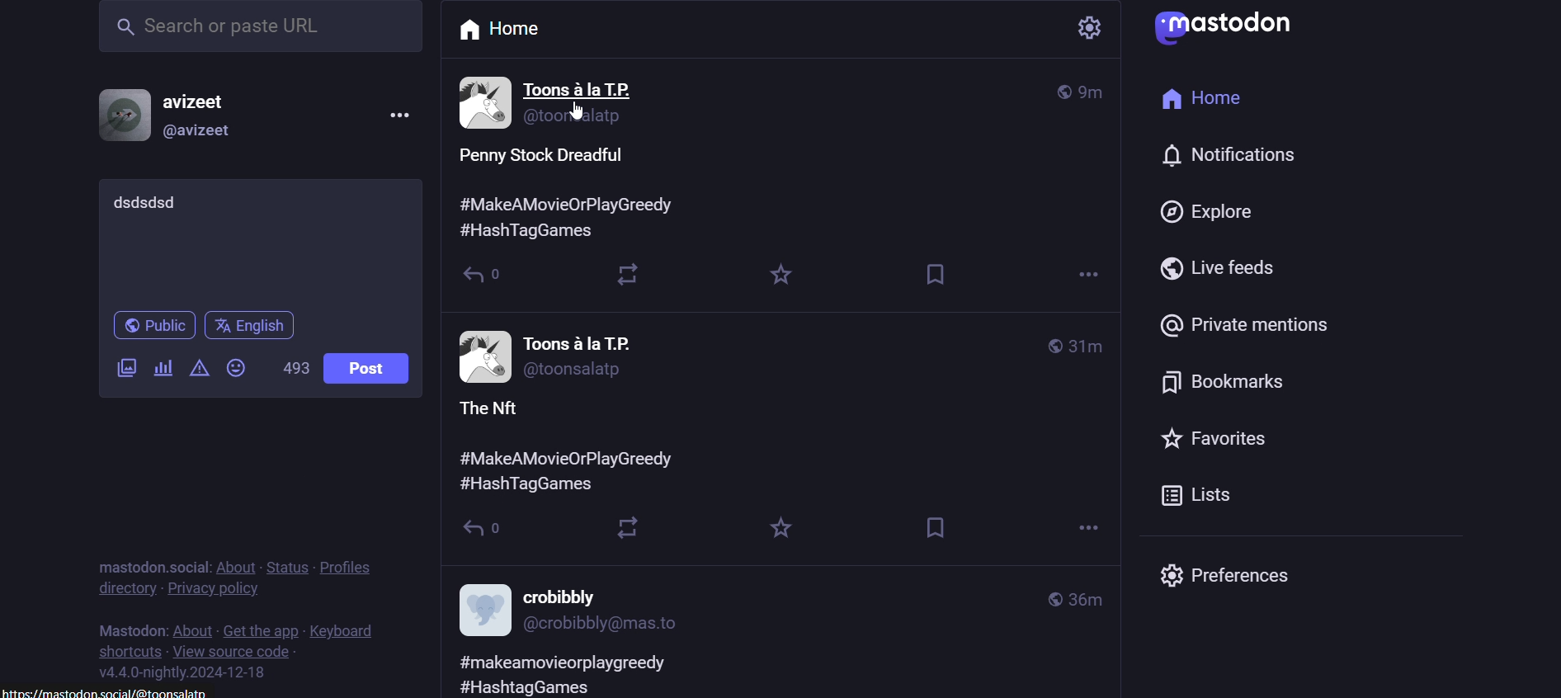  I want to click on profile picture, so click(123, 115).